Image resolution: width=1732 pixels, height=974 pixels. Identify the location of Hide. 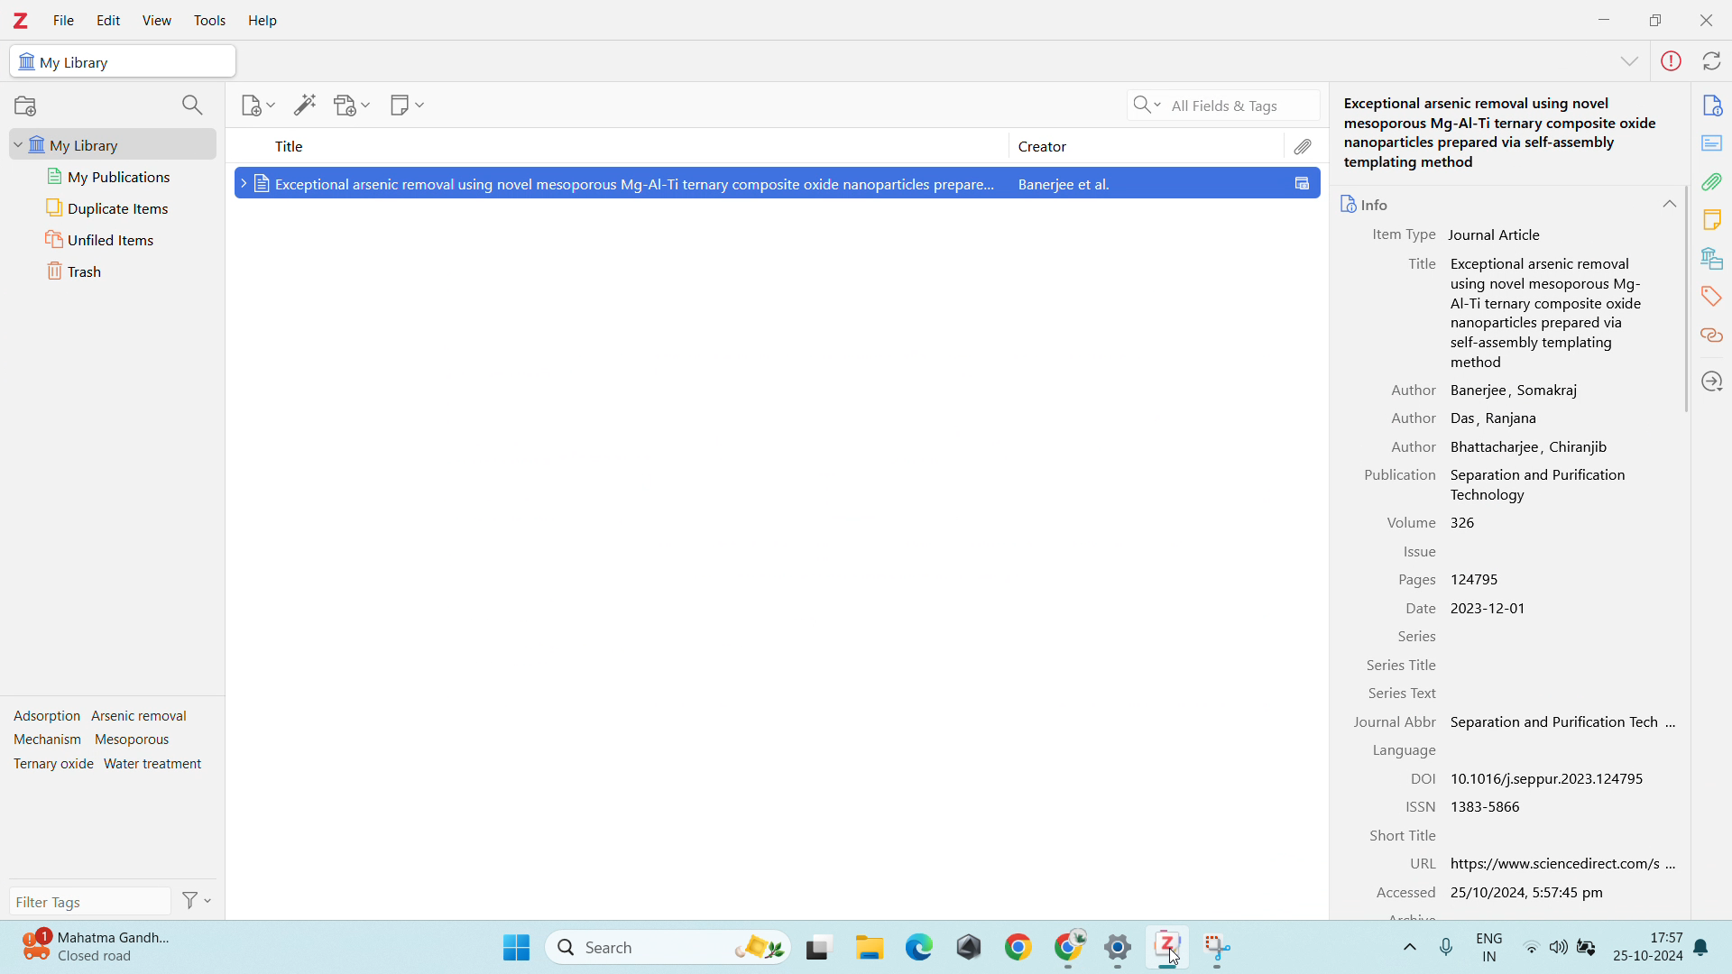
(1625, 63).